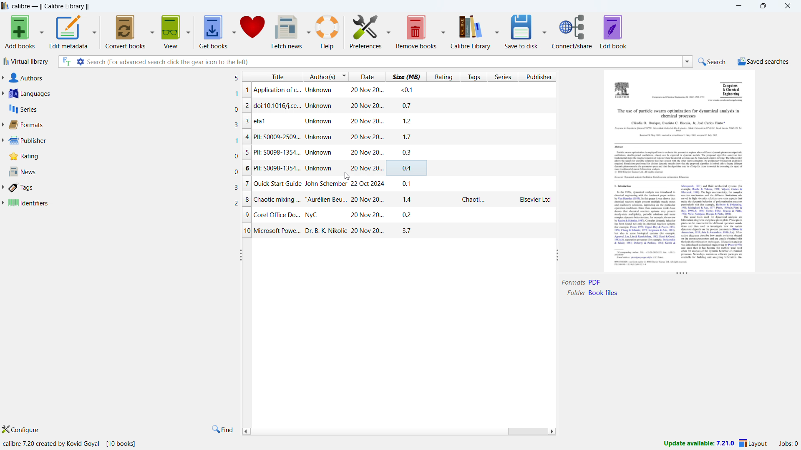 The width and height of the screenshot is (801, 450). Describe the element at coordinates (574, 293) in the screenshot. I see `Folder` at that location.